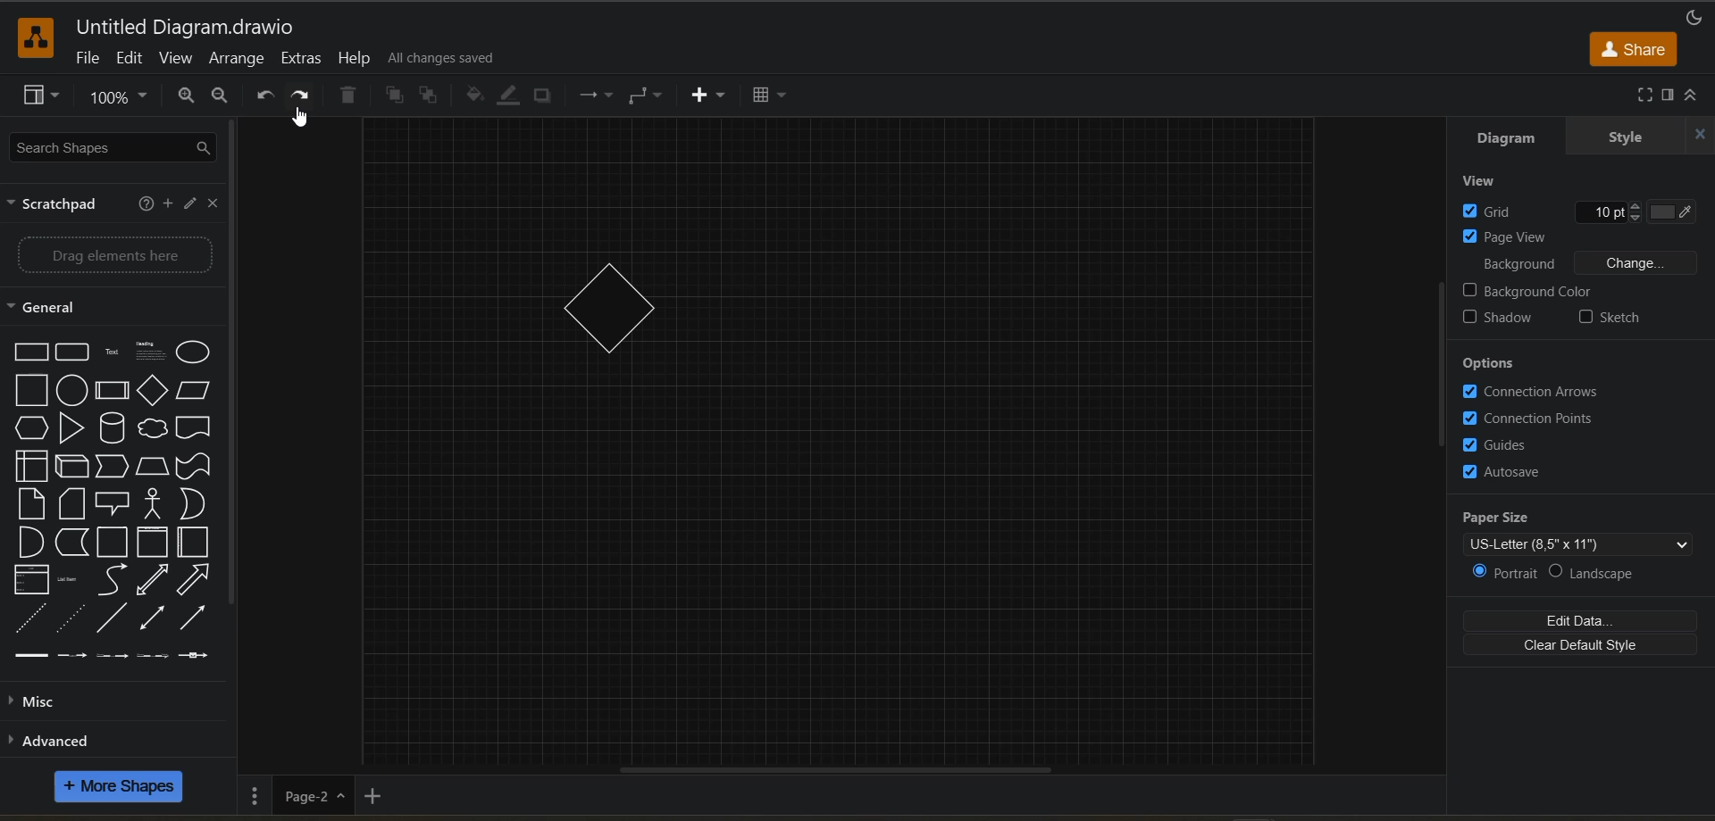 The height and width of the screenshot is (821, 1715). Describe the element at coordinates (188, 205) in the screenshot. I see `edit` at that location.